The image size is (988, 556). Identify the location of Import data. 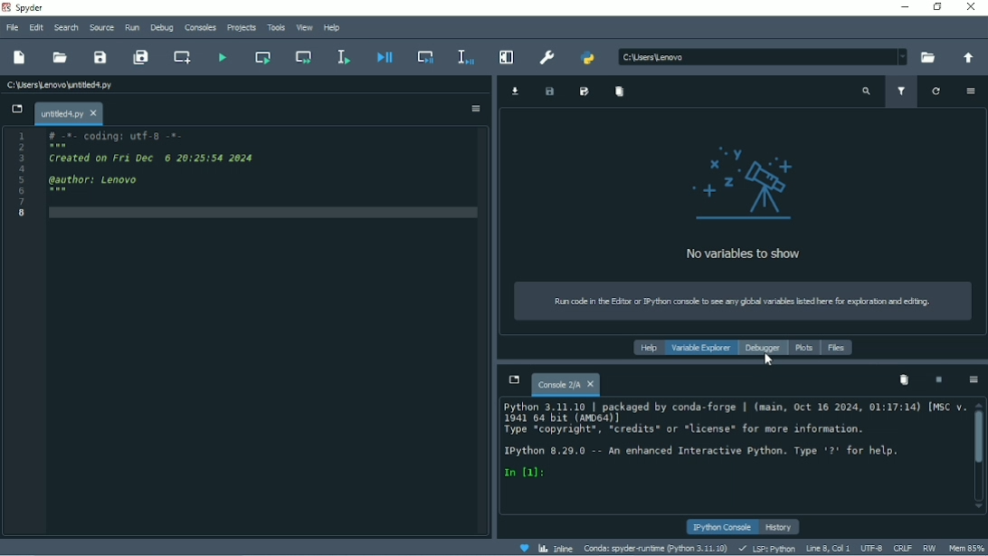
(516, 91).